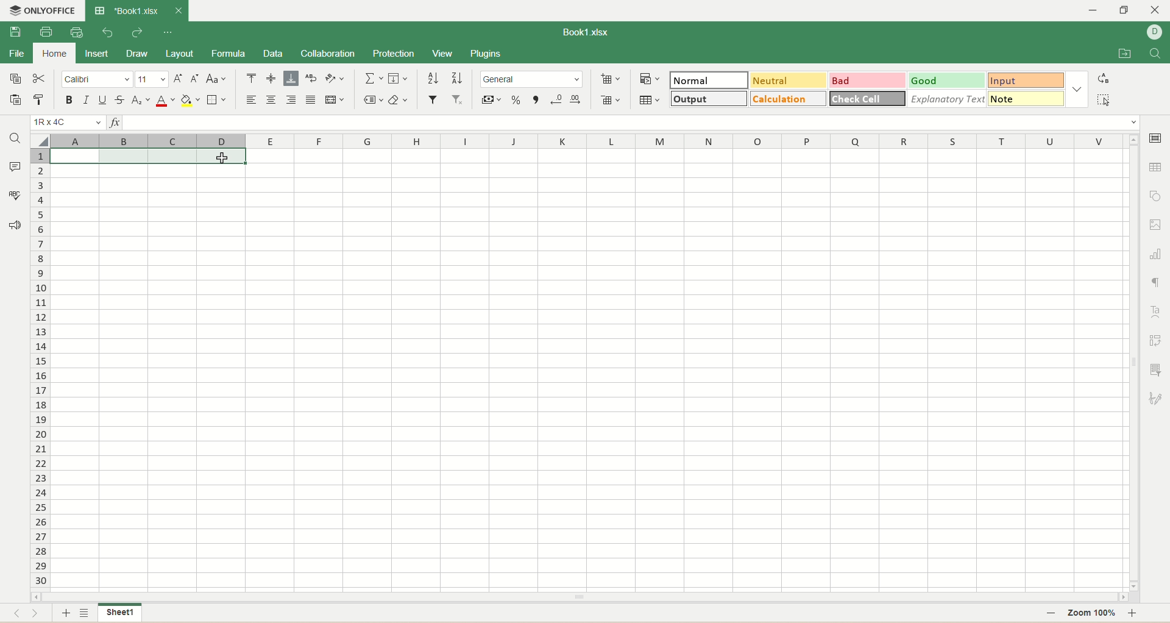  What do you see at coordinates (709, 98) in the screenshot?
I see `output` at bounding box center [709, 98].